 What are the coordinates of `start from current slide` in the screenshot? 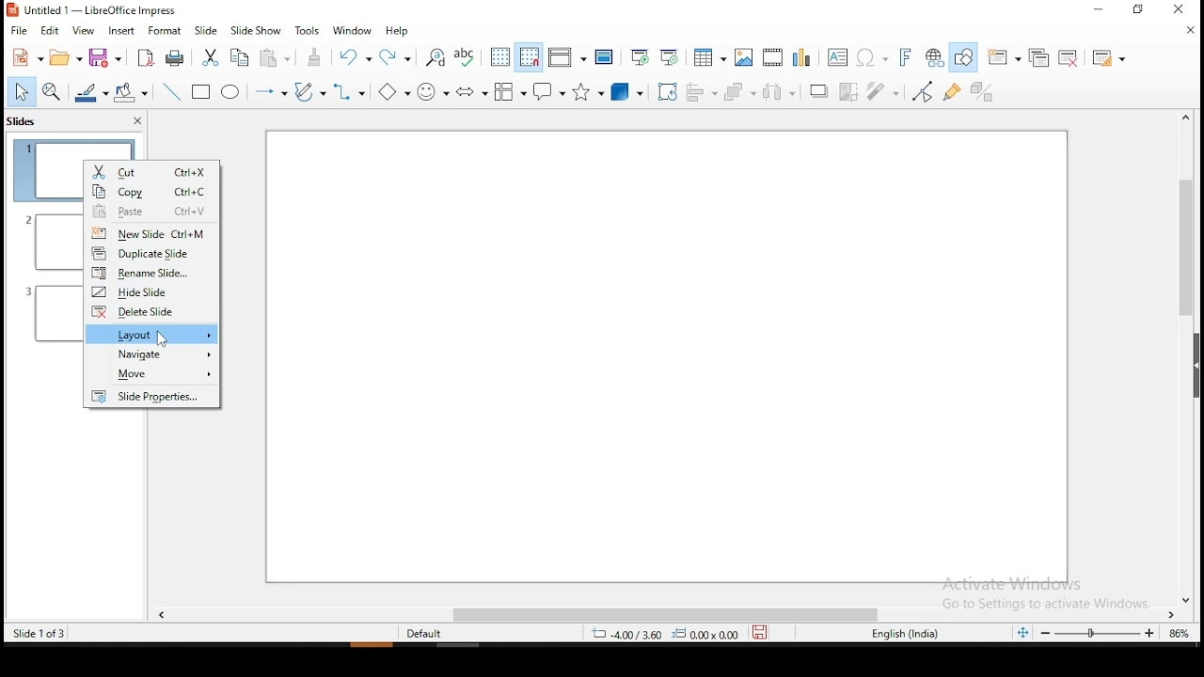 It's located at (672, 58).